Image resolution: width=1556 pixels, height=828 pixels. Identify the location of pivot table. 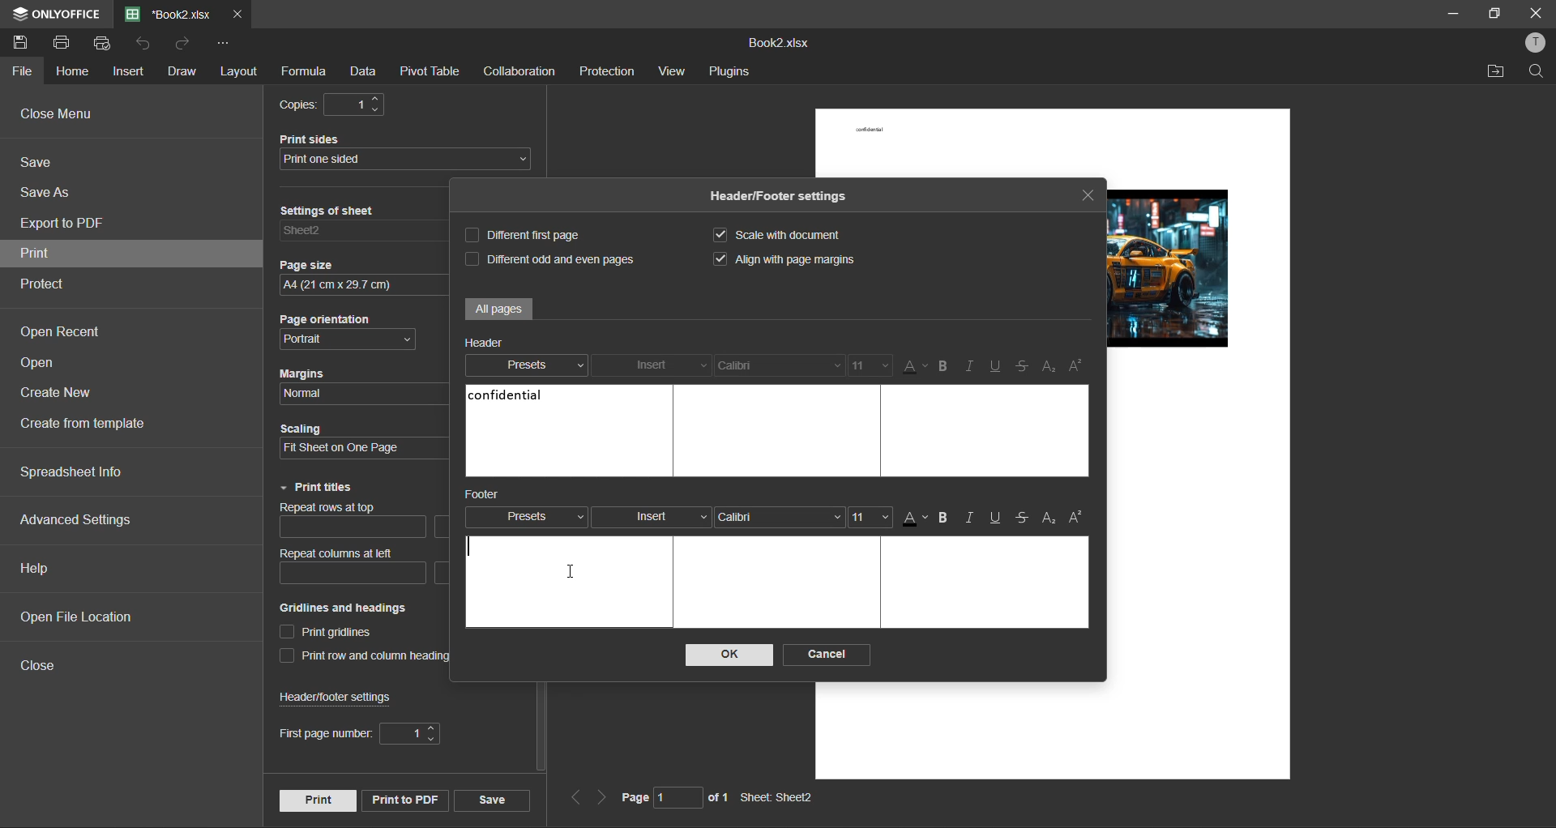
(429, 72).